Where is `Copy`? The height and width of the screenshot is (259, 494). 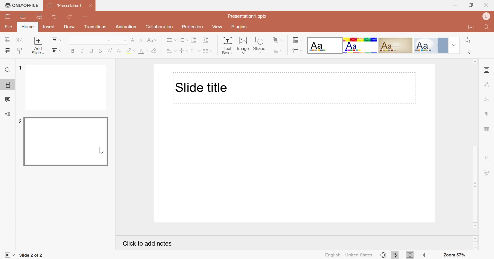
Copy is located at coordinates (7, 39).